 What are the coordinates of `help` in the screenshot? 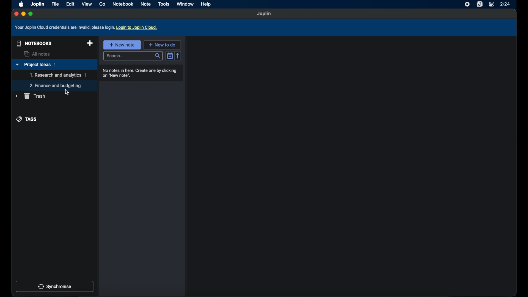 It's located at (206, 5).